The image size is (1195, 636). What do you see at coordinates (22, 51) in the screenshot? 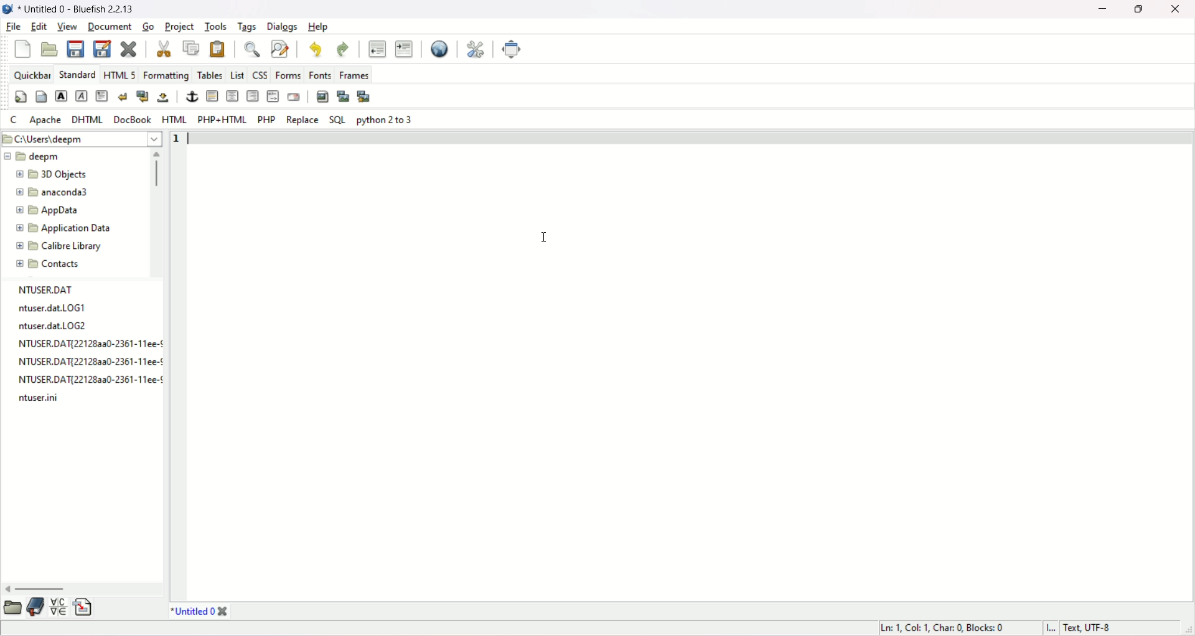
I see `new file` at bounding box center [22, 51].